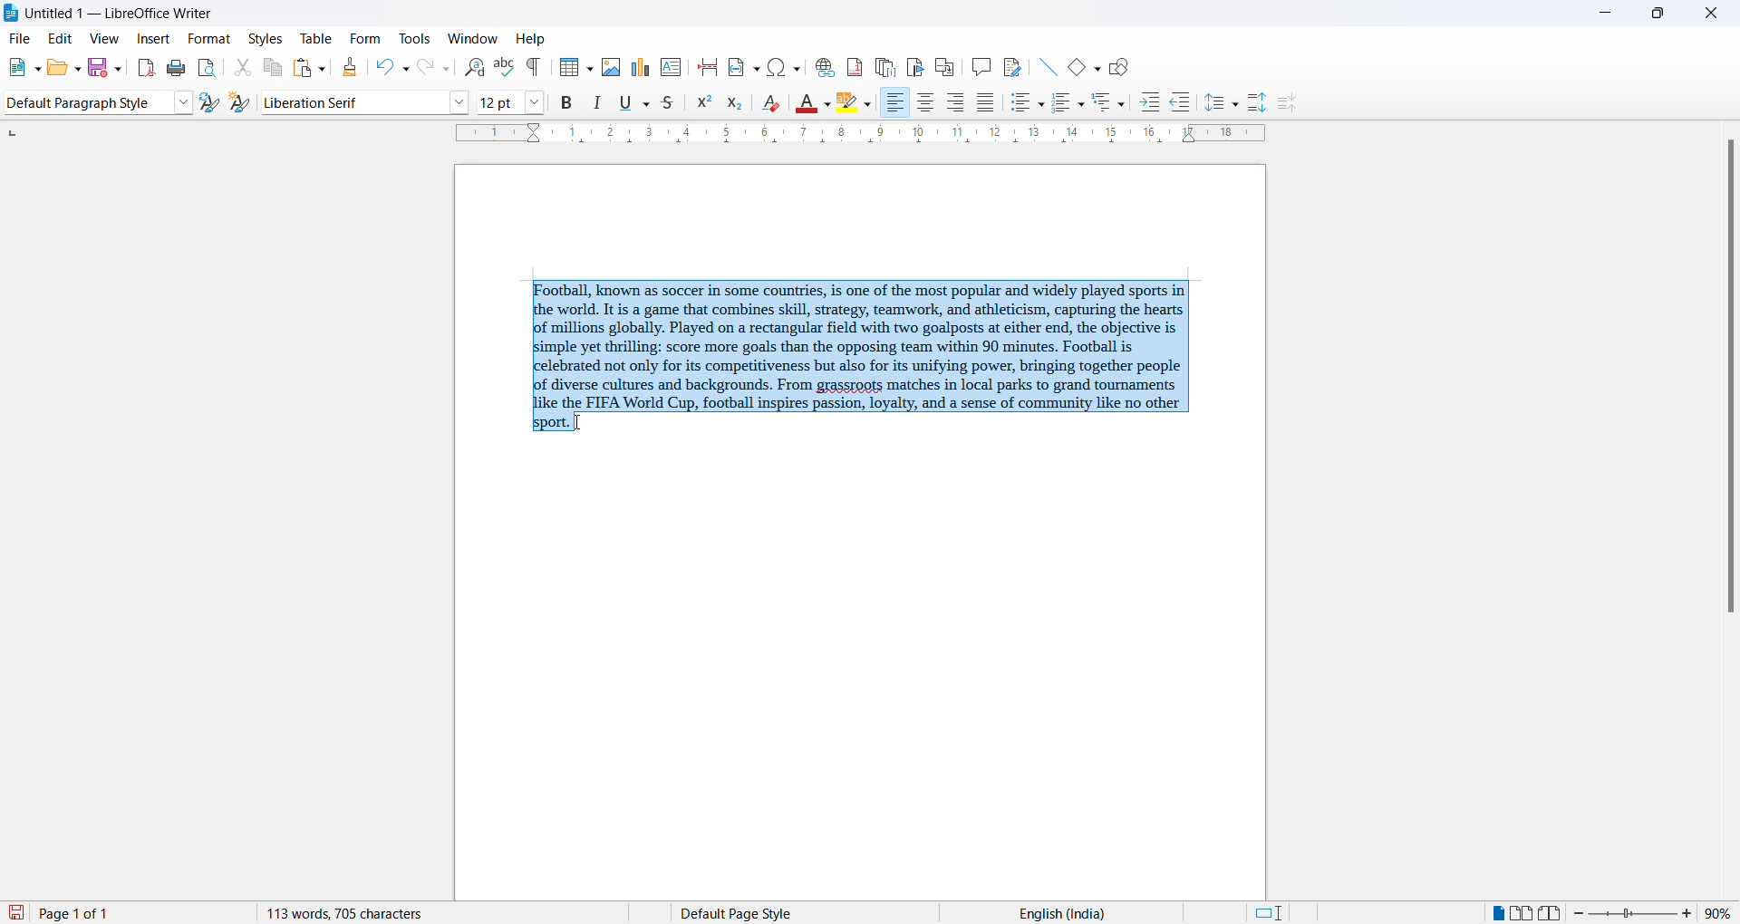  I want to click on create new style from selections, so click(240, 102).